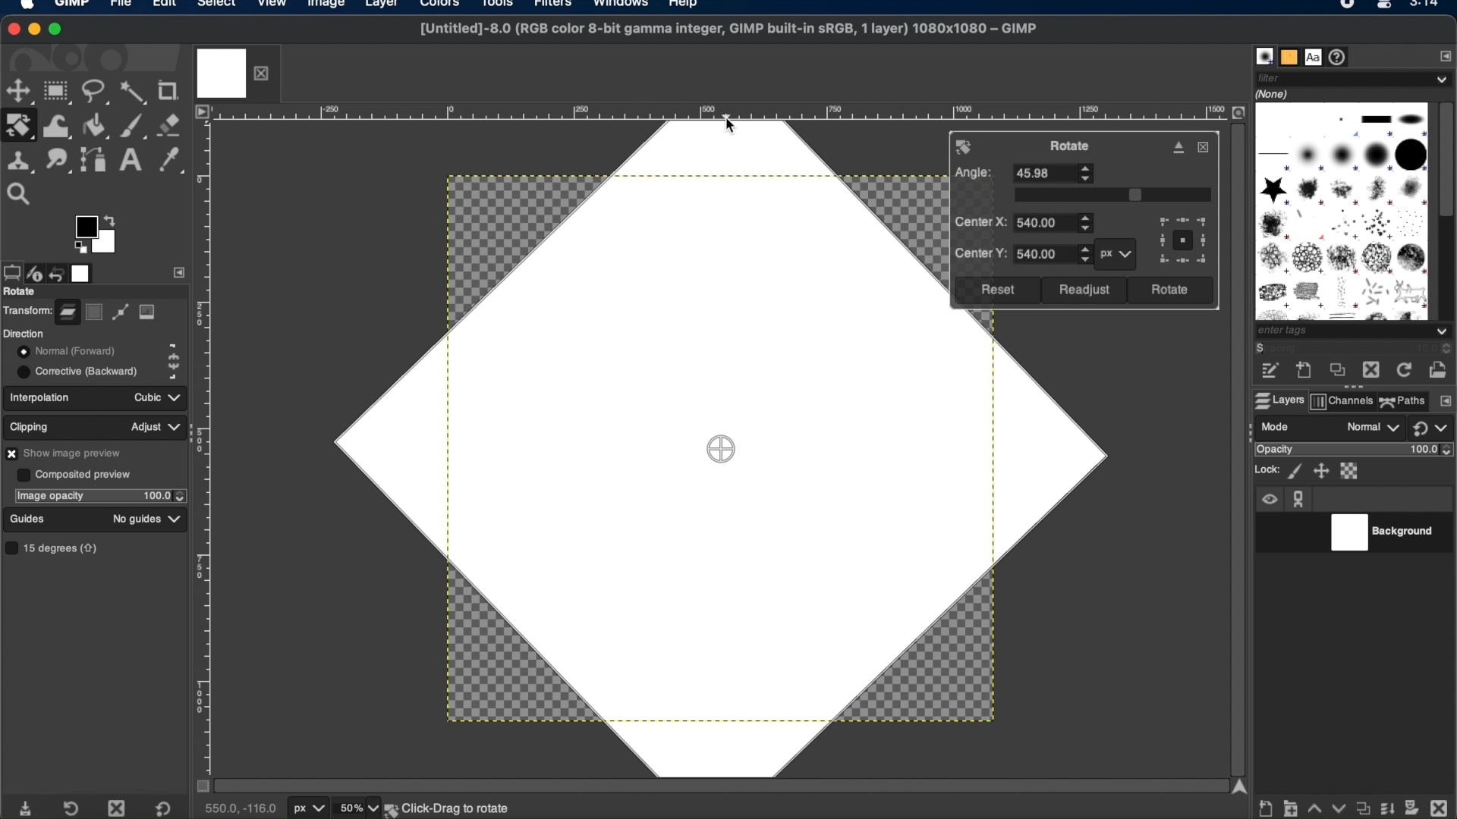  I want to click on maximize, so click(58, 30).